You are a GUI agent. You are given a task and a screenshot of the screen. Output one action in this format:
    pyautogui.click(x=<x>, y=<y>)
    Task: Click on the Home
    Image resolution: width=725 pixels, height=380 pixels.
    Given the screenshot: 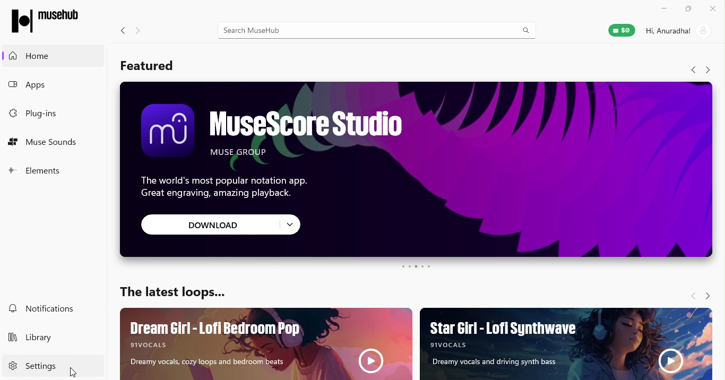 What is the action you would take?
    pyautogui.click(x=32, y=56)
    